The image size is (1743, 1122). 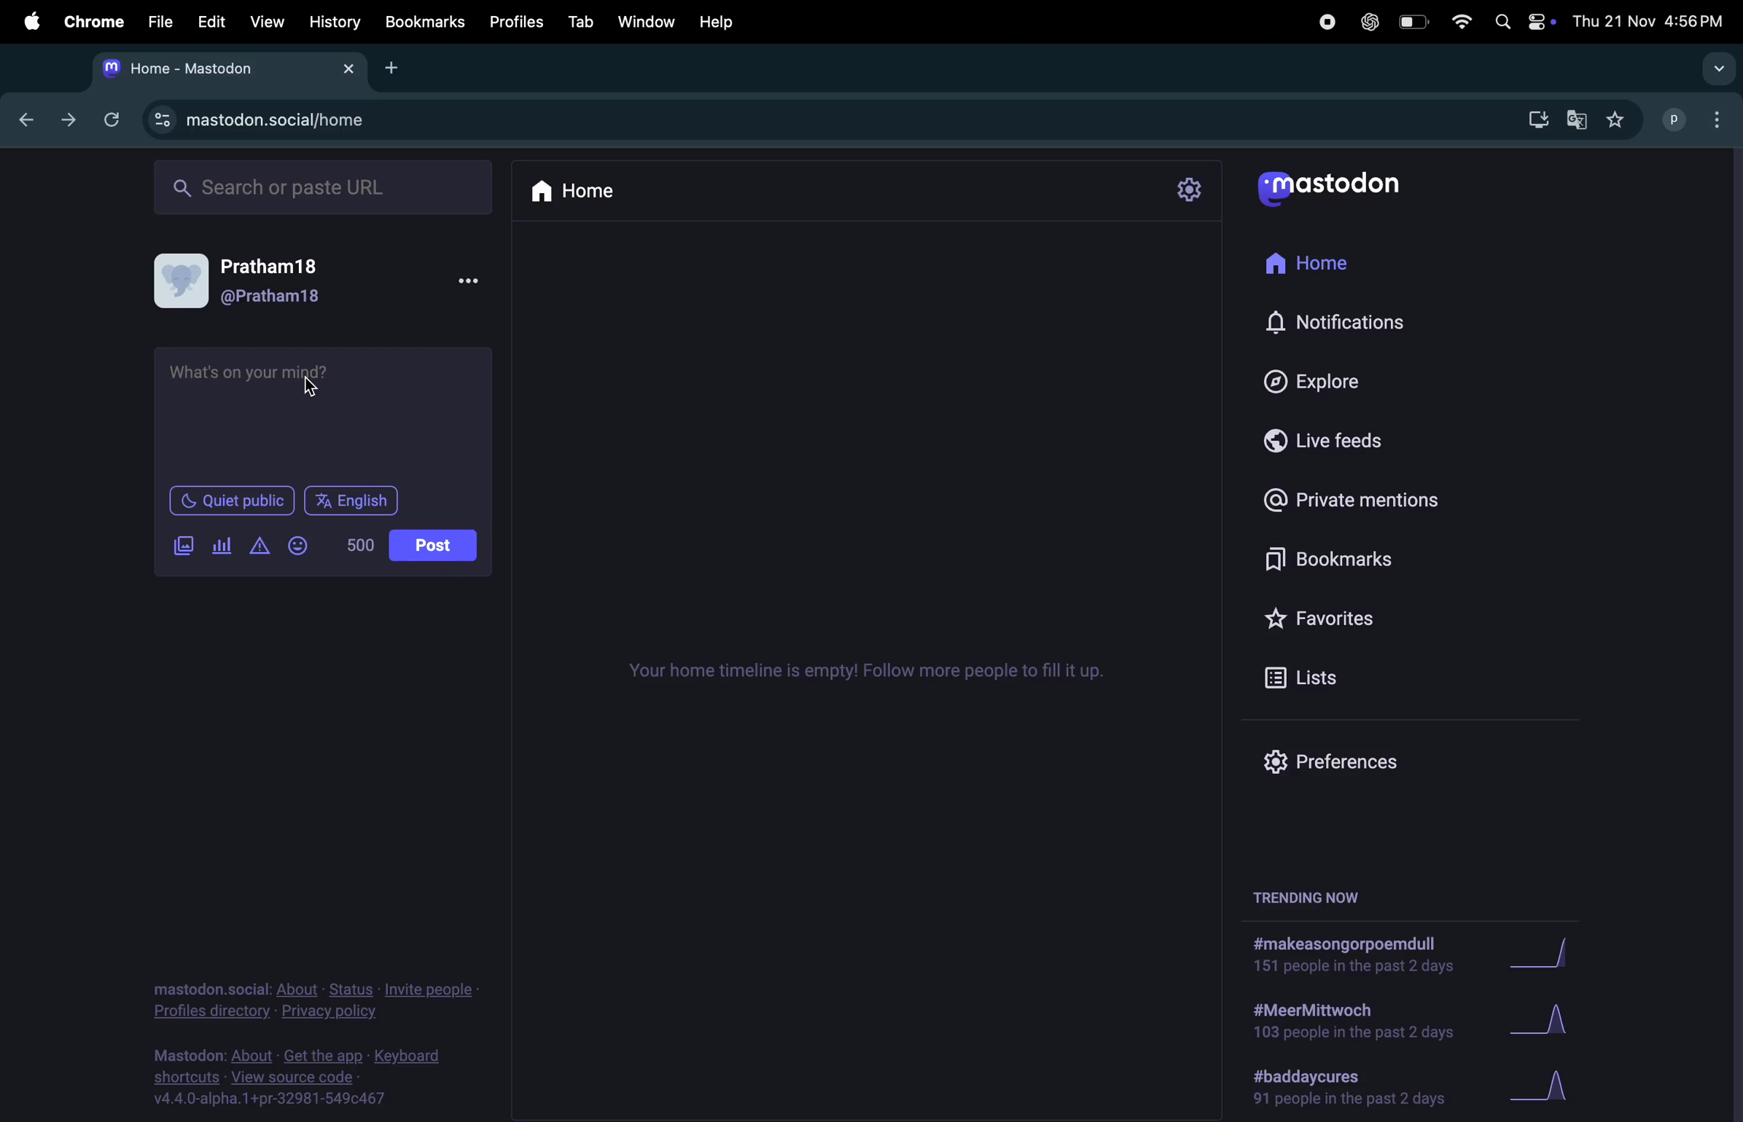 I want to click on no of words, so click(x=363, y=547).